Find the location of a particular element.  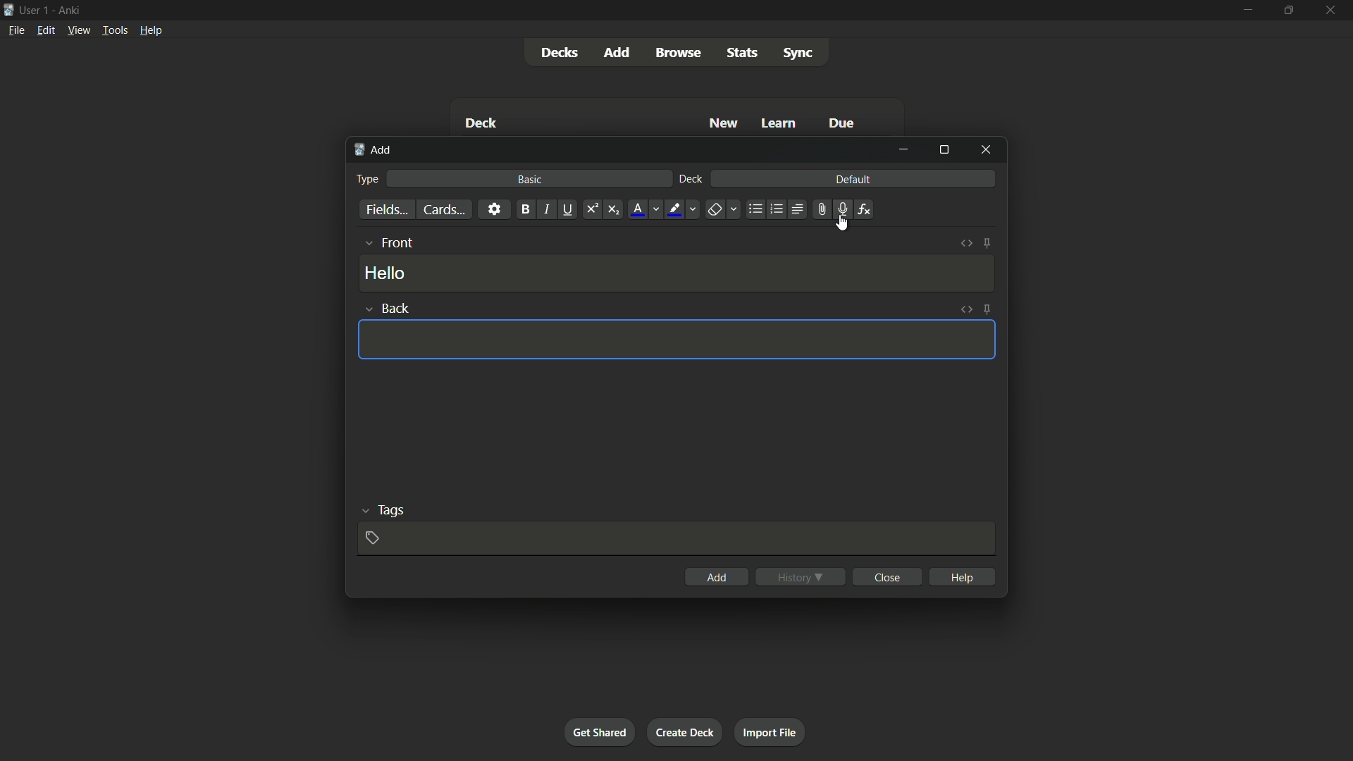

minimize is located at coordinates (903, 149).